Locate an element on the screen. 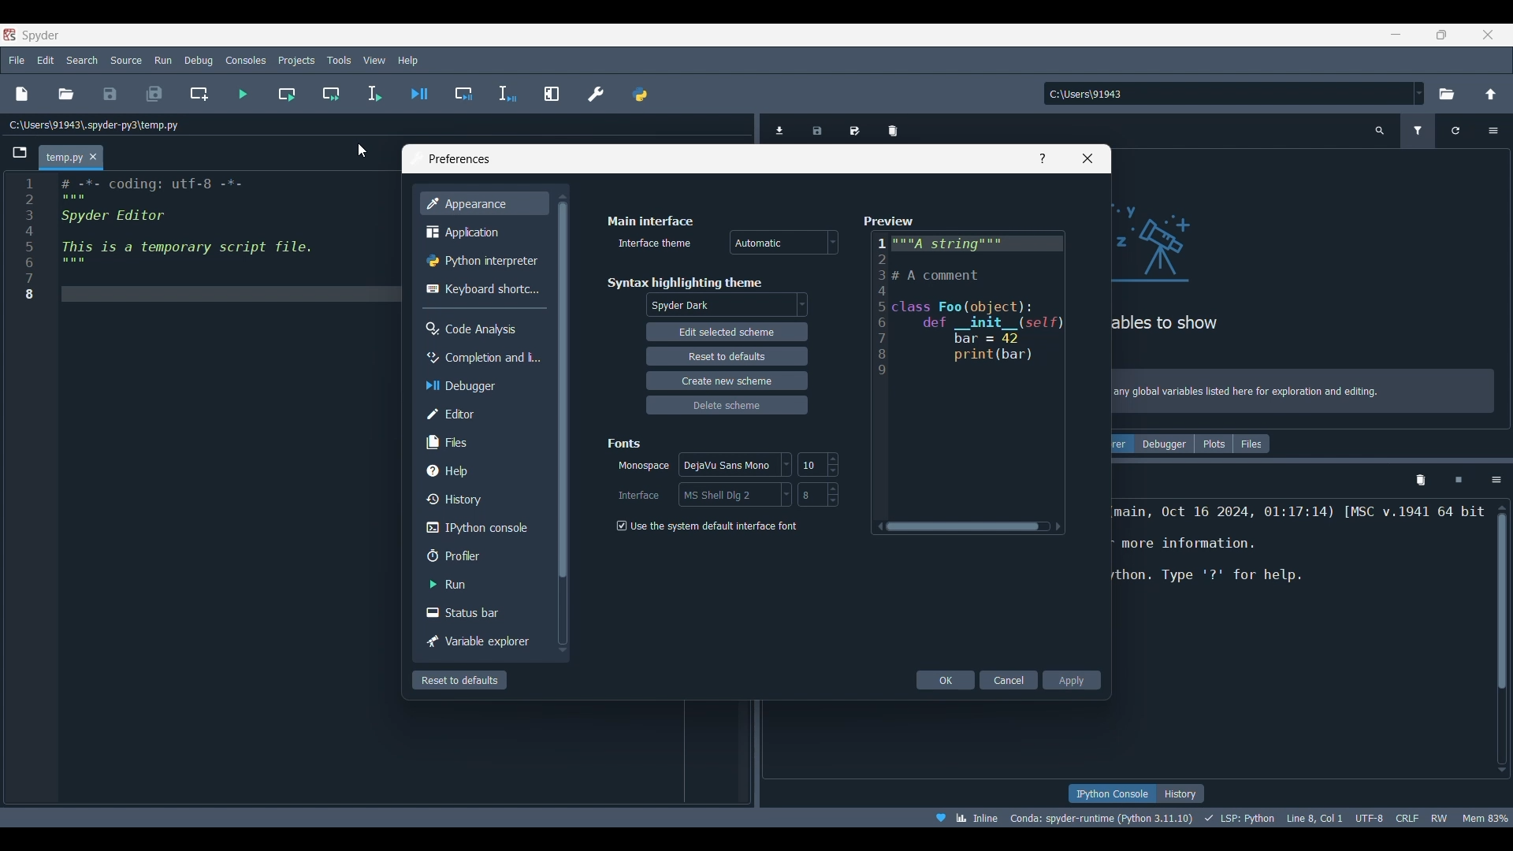 Image resolution: width=1513 pixels, height=851 pixels. interface is located at coordinates (732, 495).